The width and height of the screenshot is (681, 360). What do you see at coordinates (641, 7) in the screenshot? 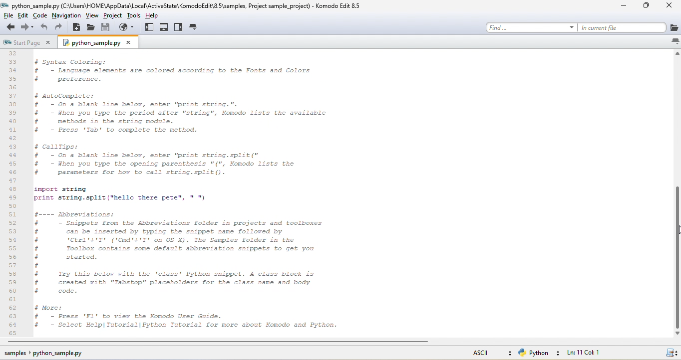
I see `maximize` at bounding box center [641, 7].